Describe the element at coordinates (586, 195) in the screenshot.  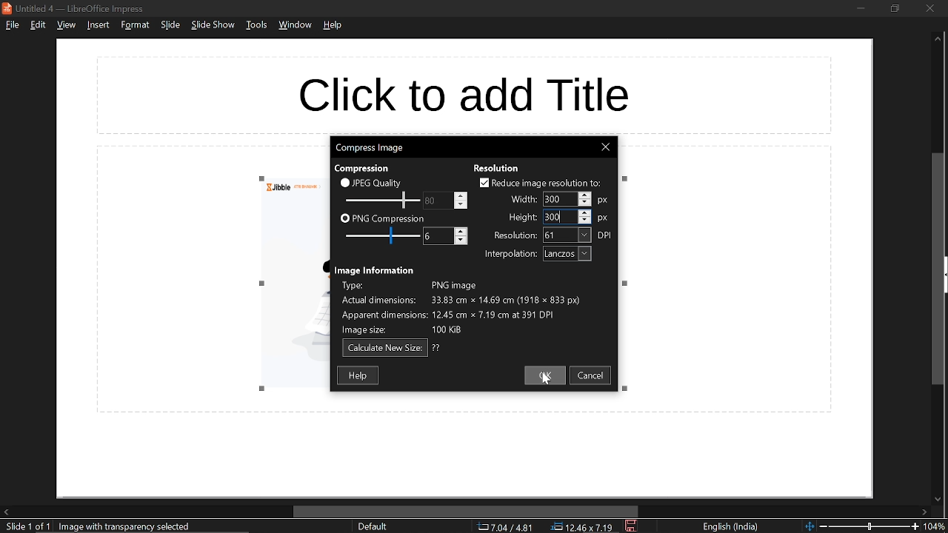
I see `Increase ` at that location.